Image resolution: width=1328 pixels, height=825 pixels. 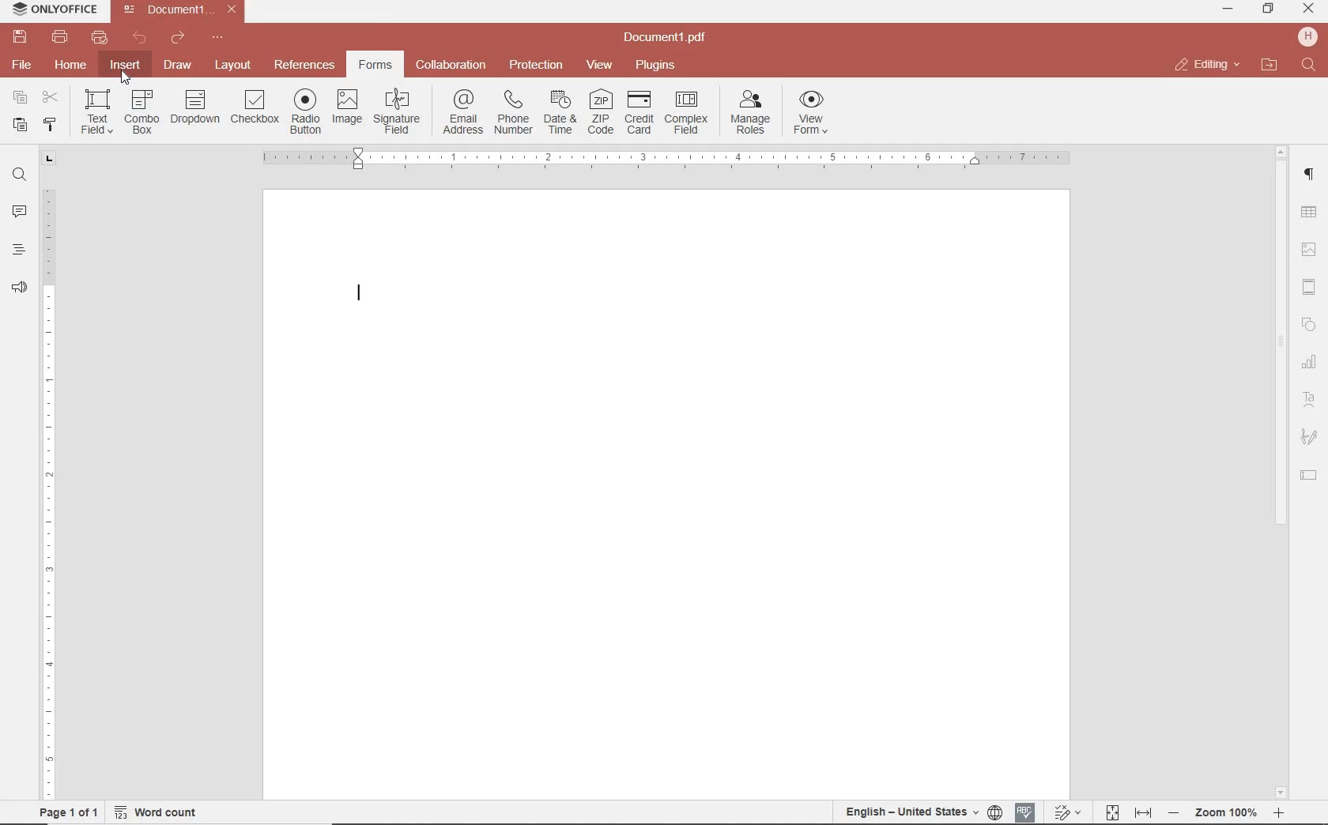 What do you see at coordinates (687, 114) in the screenshot?
I see `insert complex field` at bounding box center [687, 114].